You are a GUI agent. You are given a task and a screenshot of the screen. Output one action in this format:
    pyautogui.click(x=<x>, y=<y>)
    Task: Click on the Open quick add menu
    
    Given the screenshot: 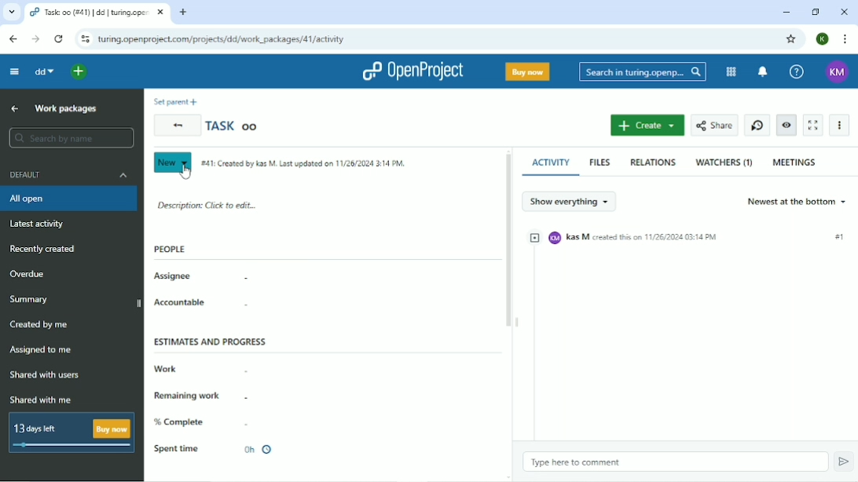 What is the action you would take?
    pyautogui.click(x=79, y=72)
    